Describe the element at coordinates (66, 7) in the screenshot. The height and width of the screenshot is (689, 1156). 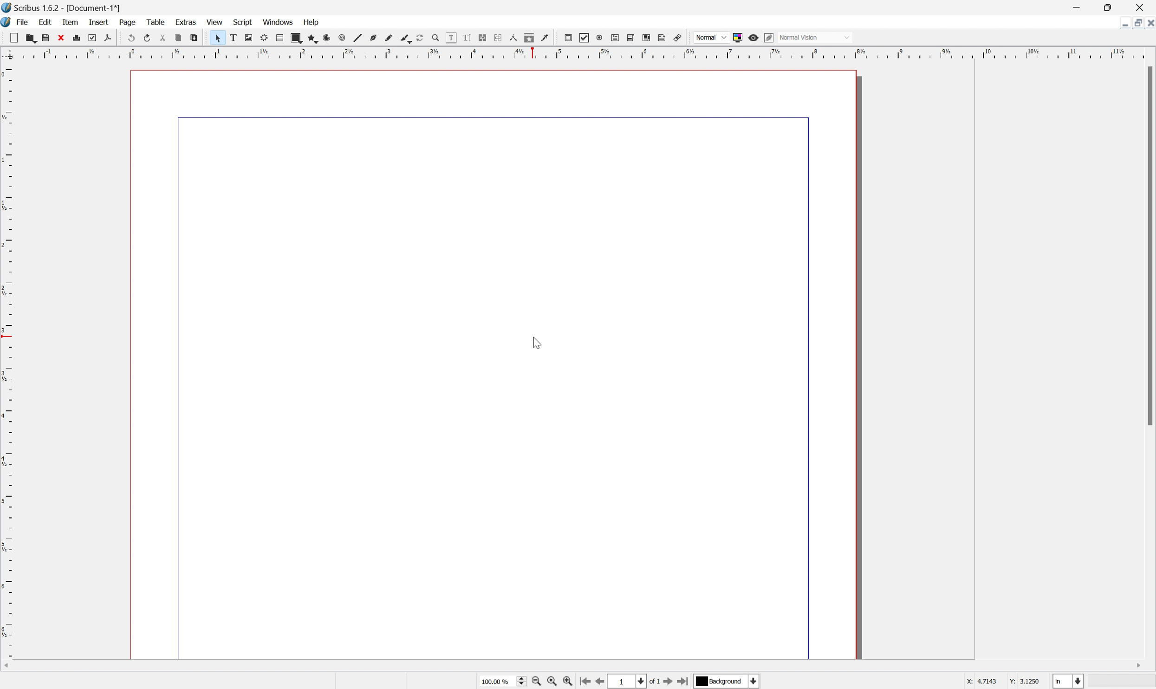
I see `Scribus 1.6.2 - [Document-1*]` at that location.